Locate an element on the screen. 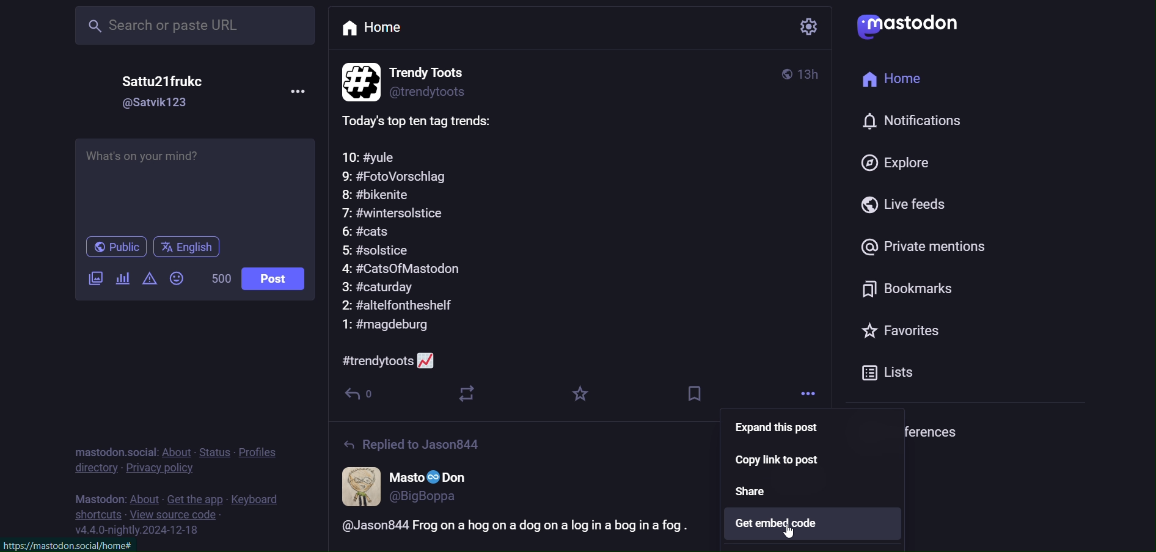 Image resolution: width=1156 pixels, height=552 pixels. language is located at coordinates (199, 247).